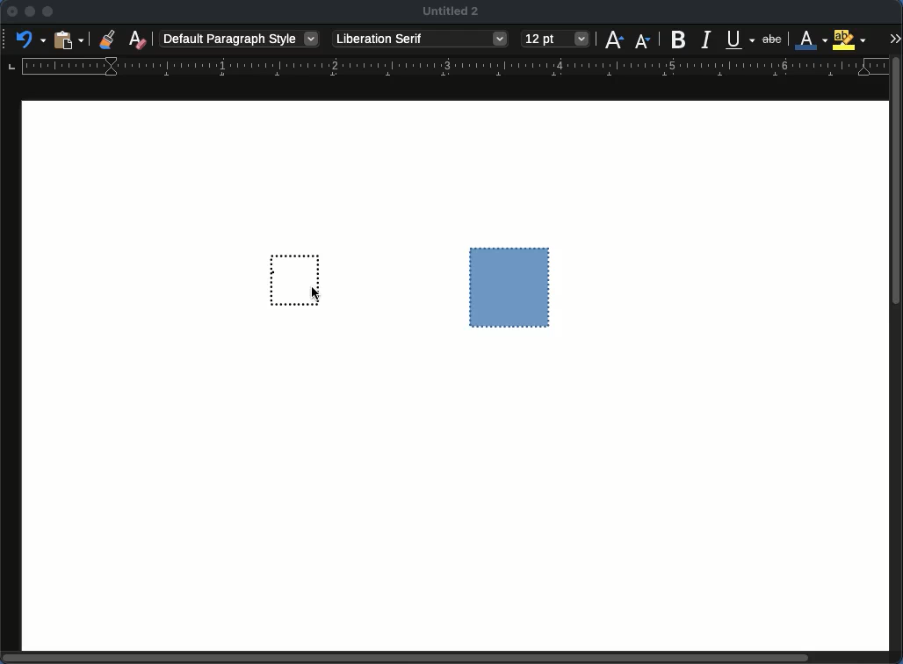 Image resolution: width=903 pixels, height=664 pixels. Describe the element at coordinates (139, 39) in the screenshot. I see `clear formatting` at that location.